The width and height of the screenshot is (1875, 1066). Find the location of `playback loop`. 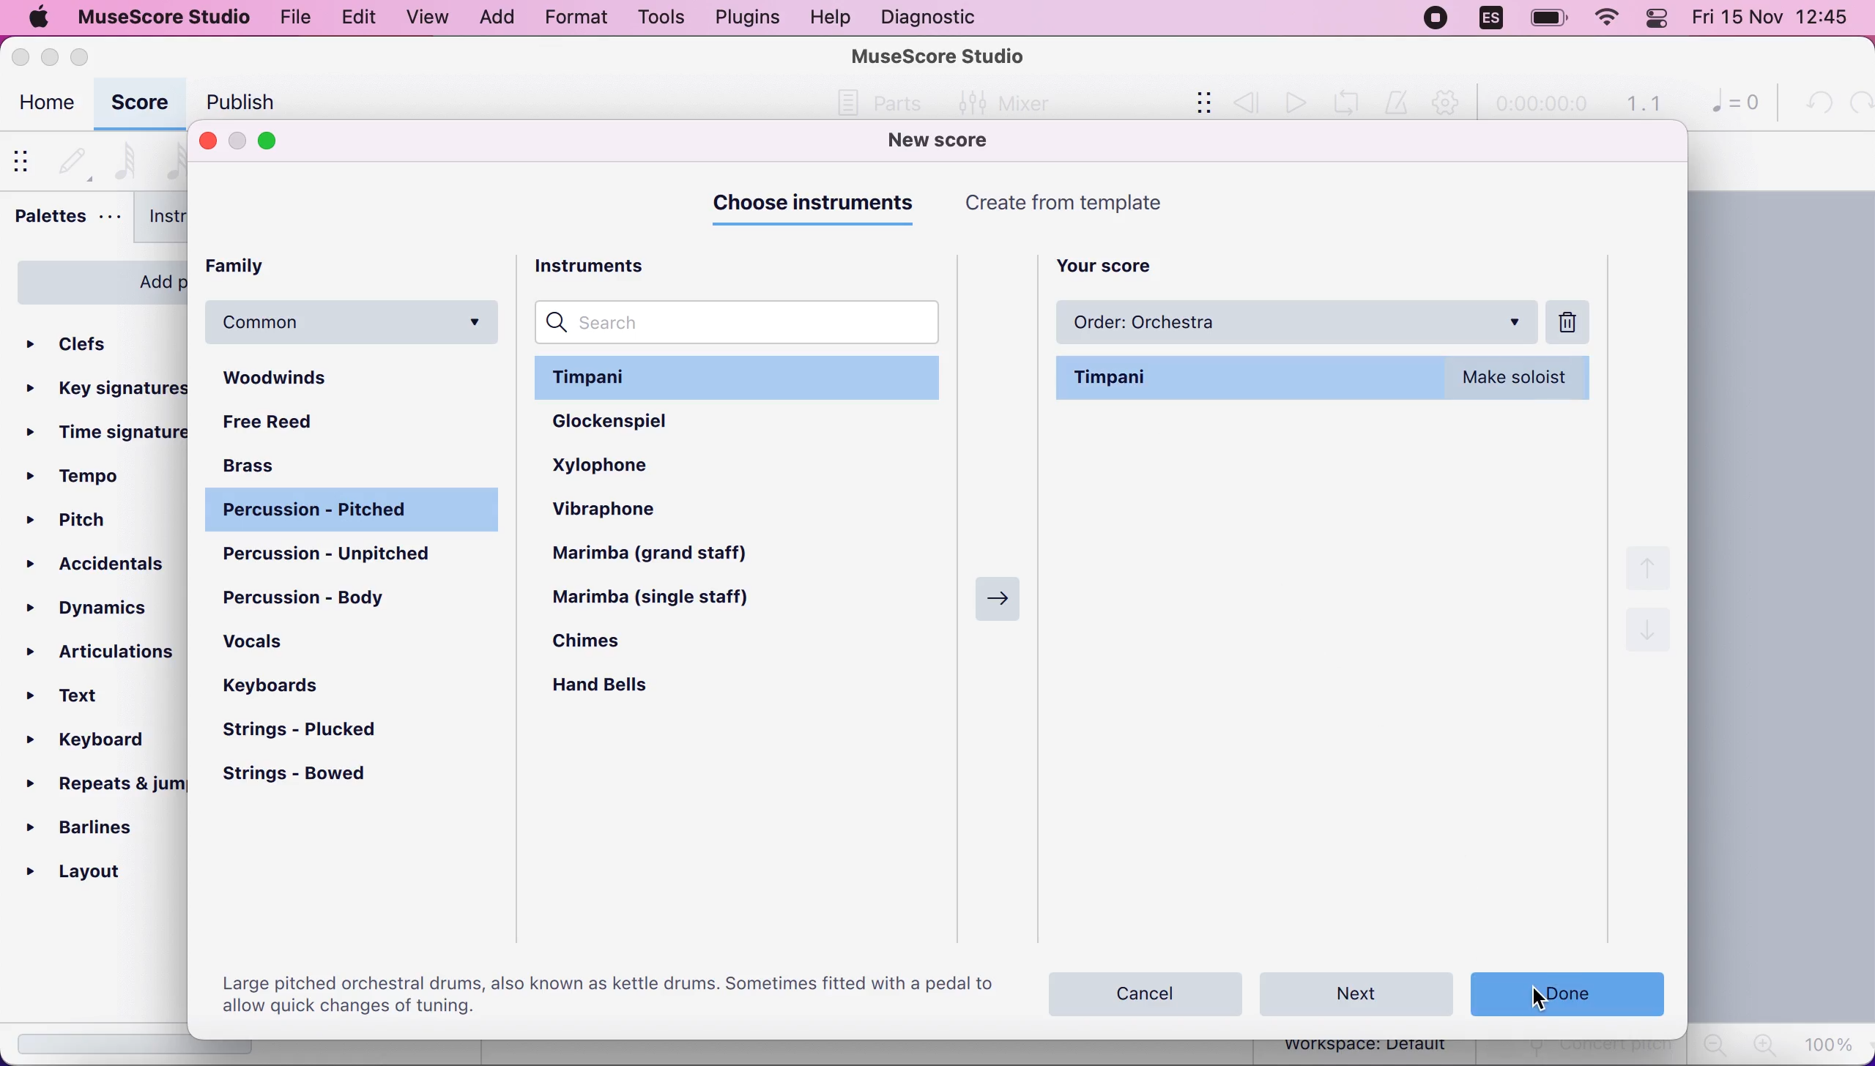

playback loop is located at coordinates (1351, 101).